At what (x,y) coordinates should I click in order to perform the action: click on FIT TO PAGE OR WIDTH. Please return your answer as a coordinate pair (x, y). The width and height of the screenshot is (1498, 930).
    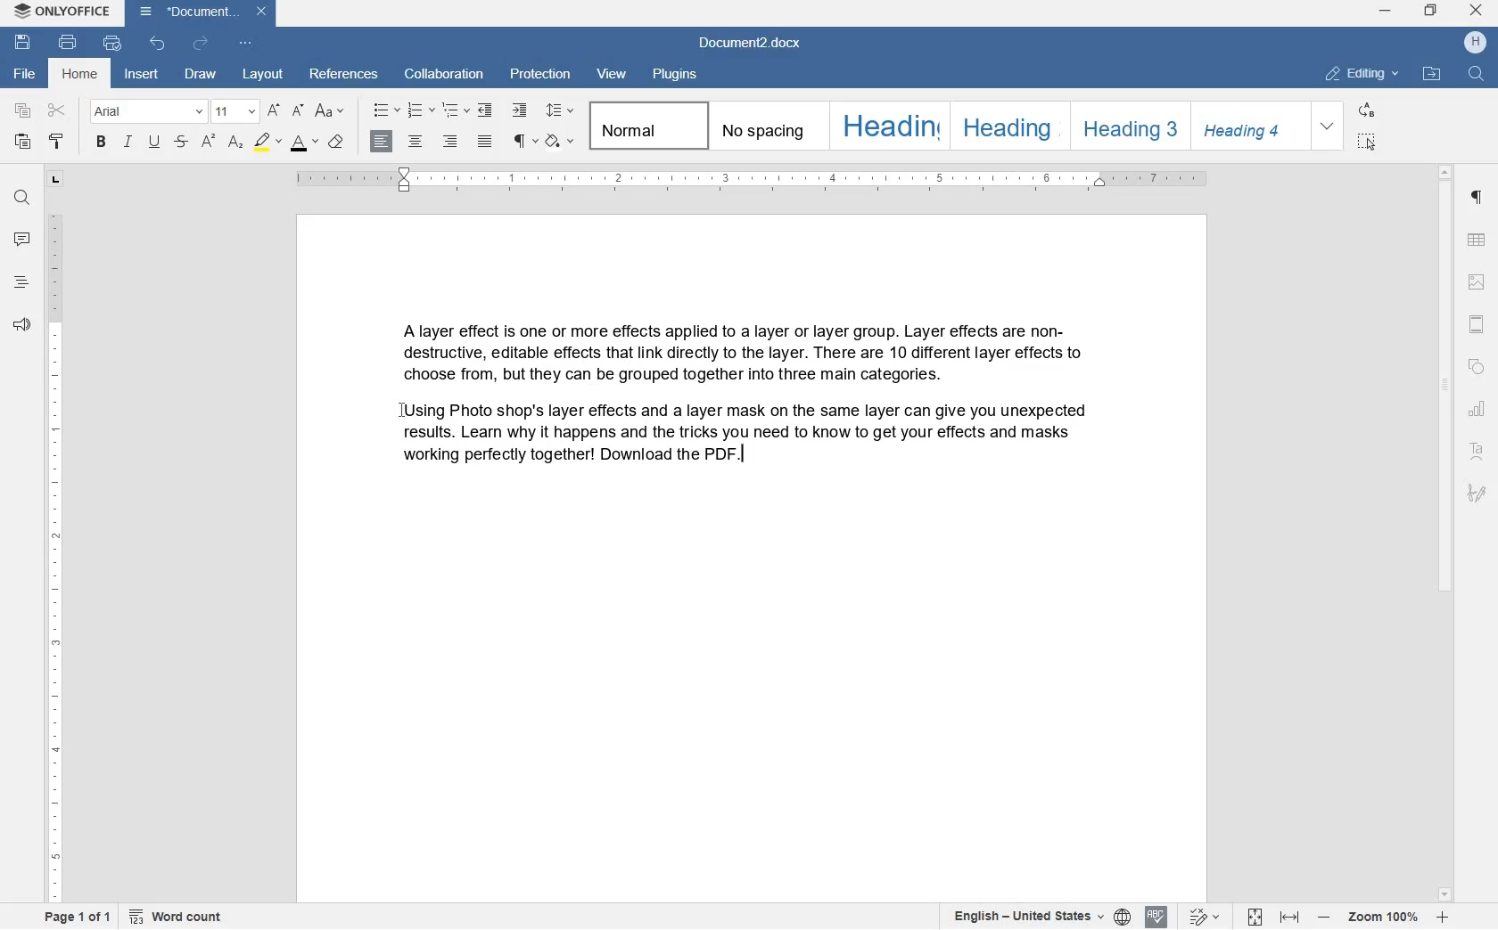
    Looking at the image, I should click on (1273, 917).